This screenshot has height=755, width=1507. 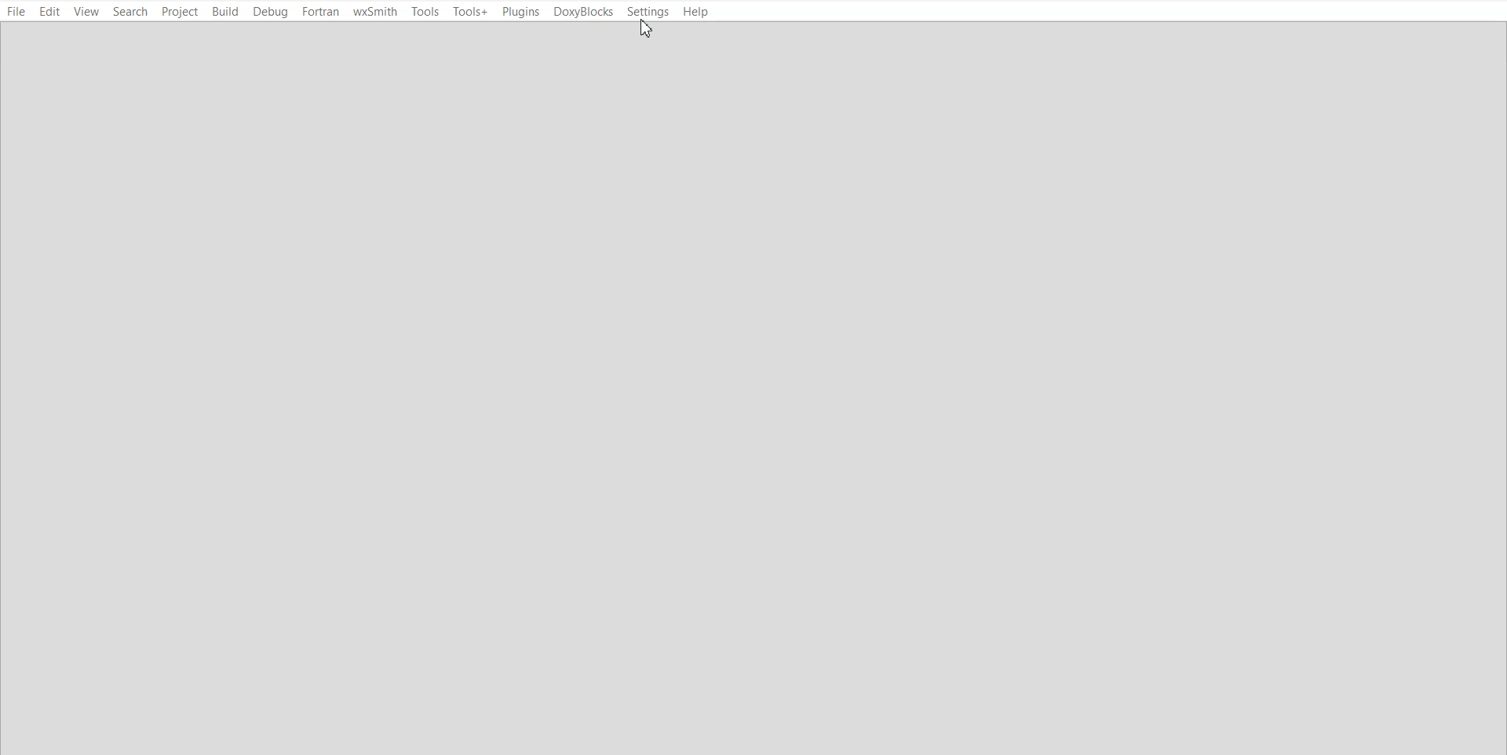 I want to click on File, so click(x=16, y=11).